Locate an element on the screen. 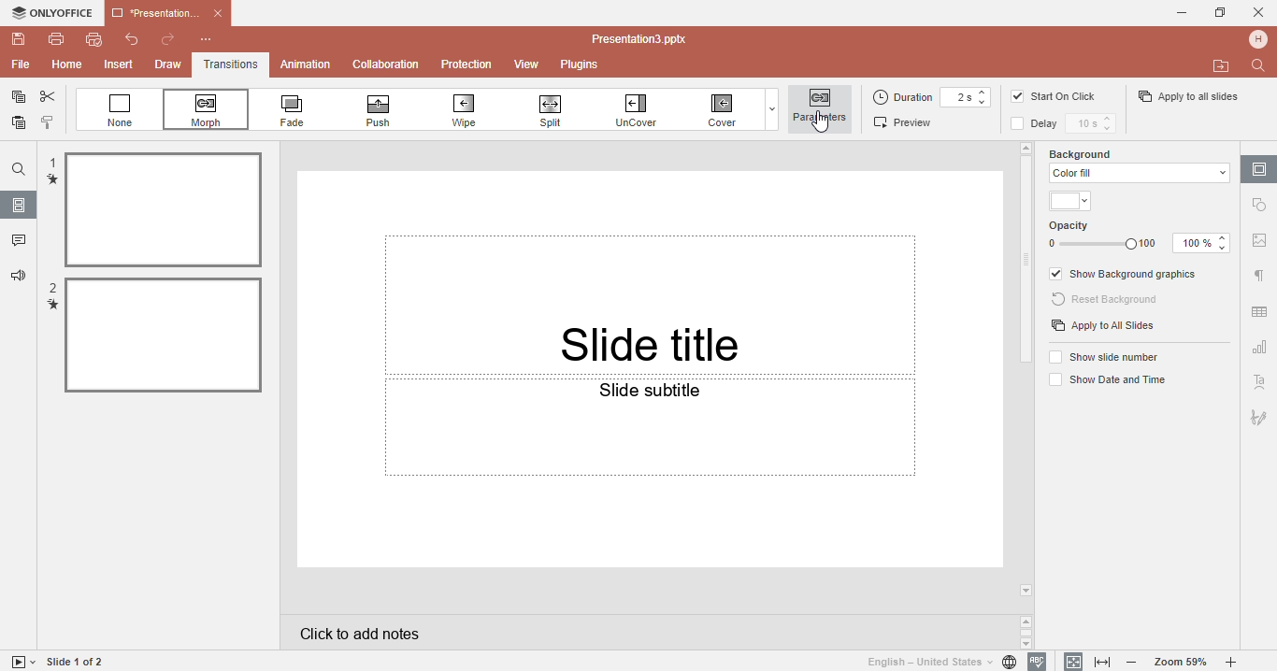  Slide settings is located at coordinates (1259, 168).